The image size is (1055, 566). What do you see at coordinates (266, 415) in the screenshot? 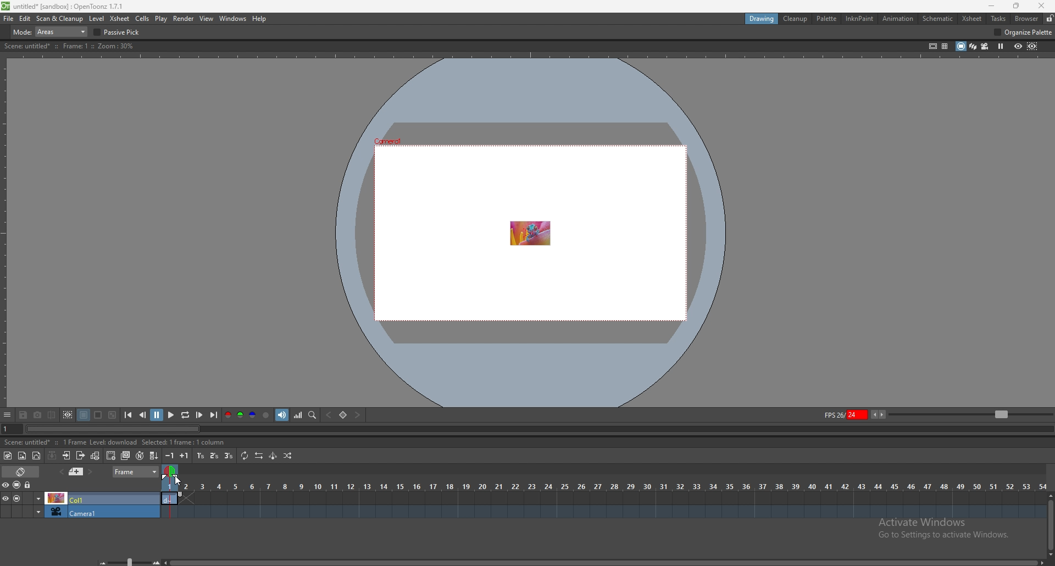
I see `alpha channel` at bounding box center [266, 415].